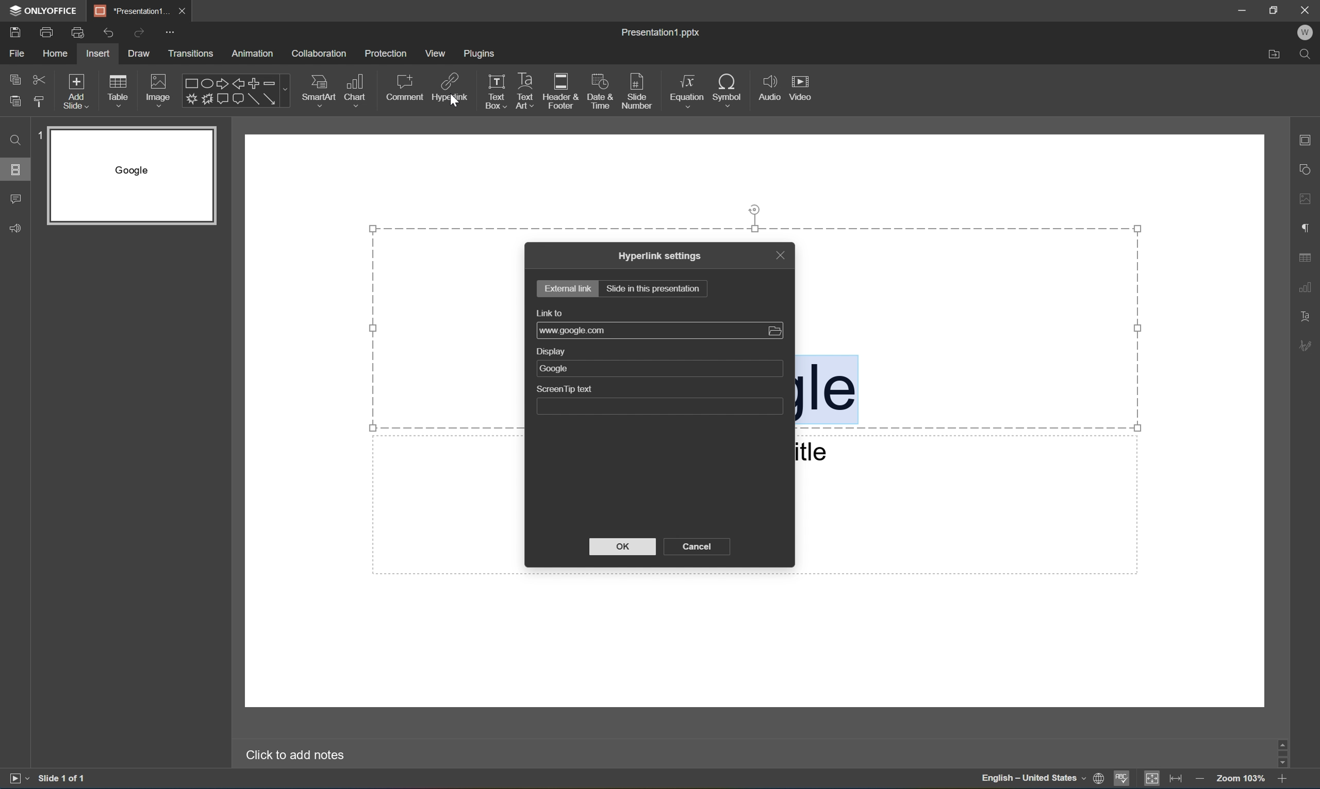 This screenshot has height=789, width=1320. I want to click on Symbol, so click(731, 89).